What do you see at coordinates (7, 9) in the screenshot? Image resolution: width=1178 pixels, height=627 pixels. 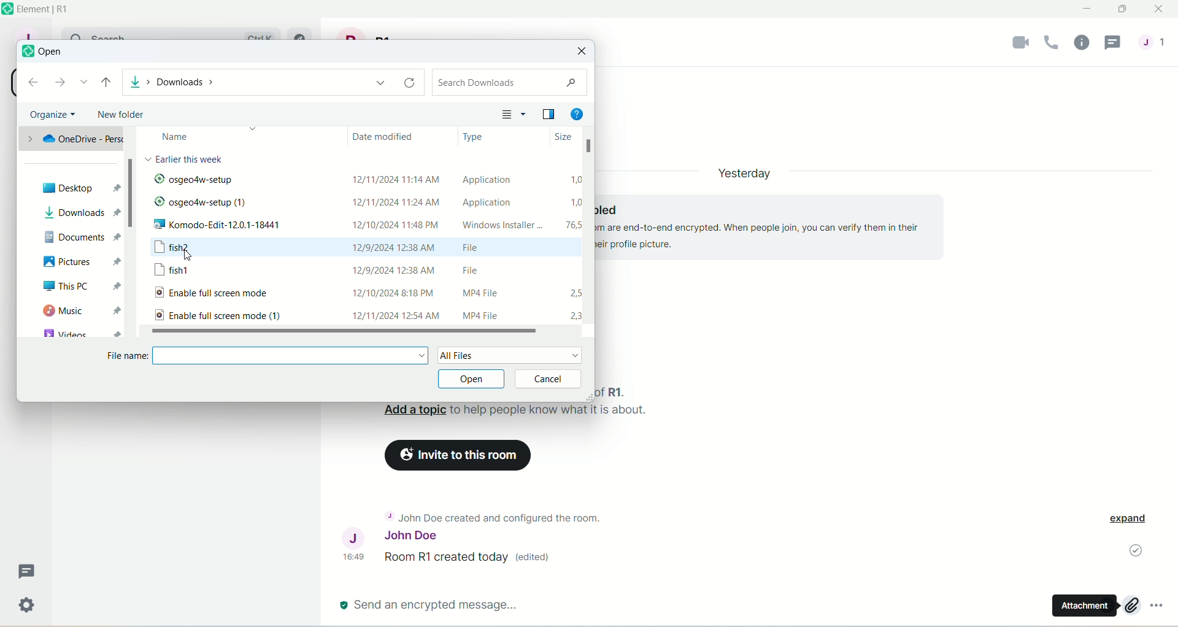 I see `logo` at bounding box center [7, 9].